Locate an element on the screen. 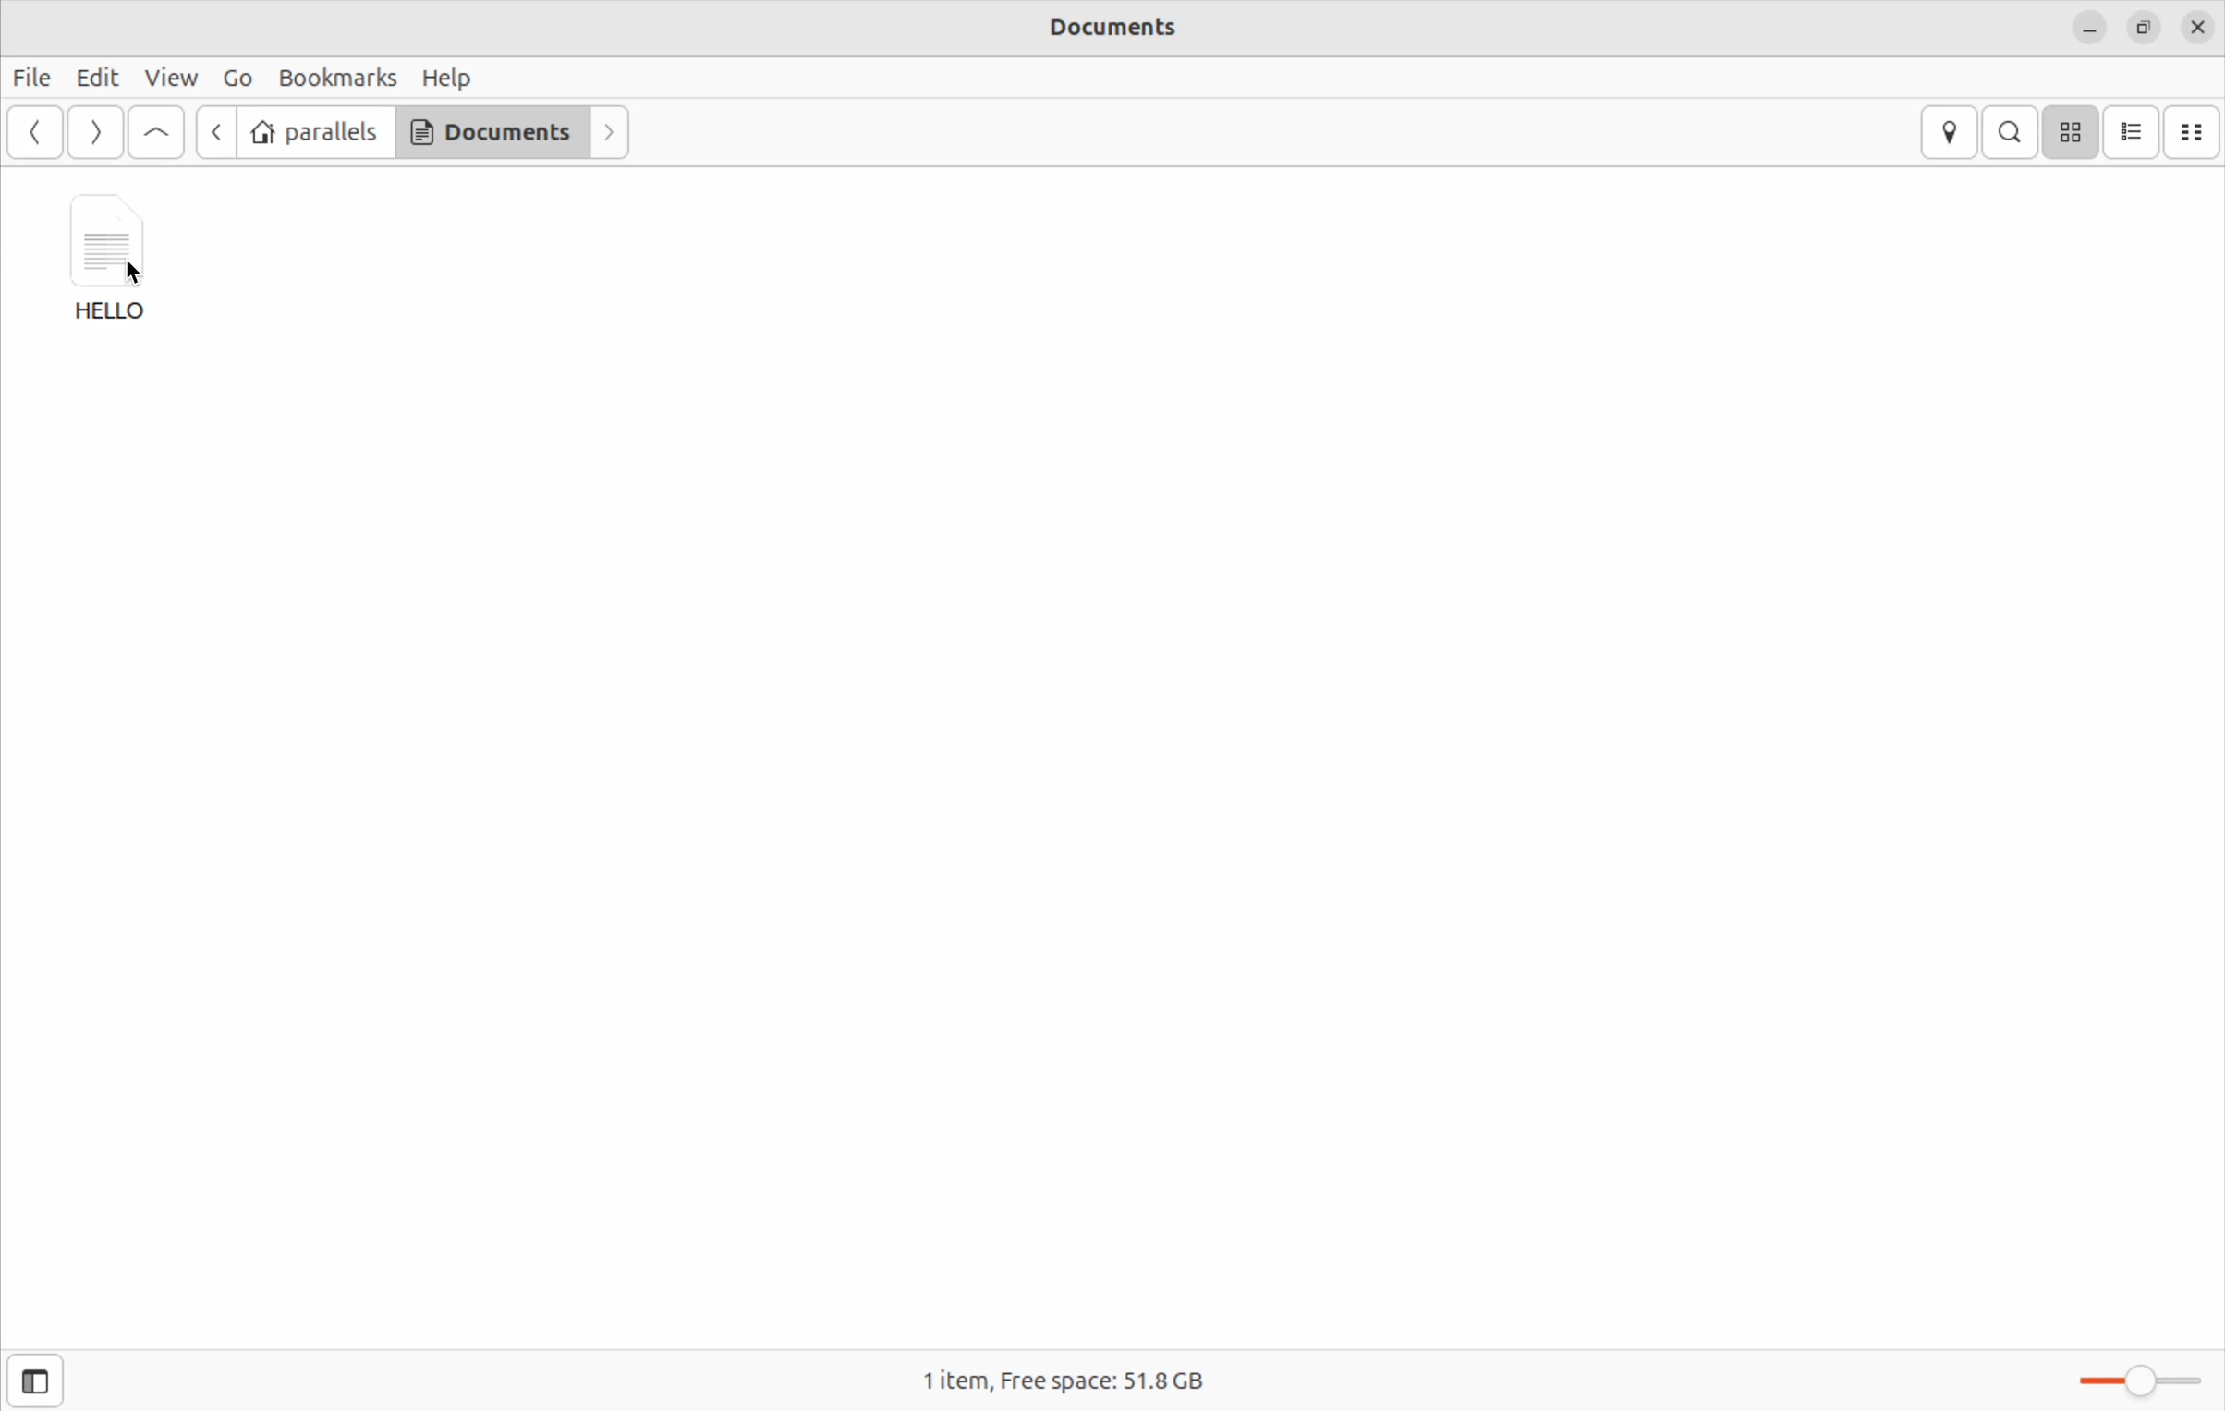 The width and height of the screenshot is (2225, 1411). back is located at coordinates (31, 134).